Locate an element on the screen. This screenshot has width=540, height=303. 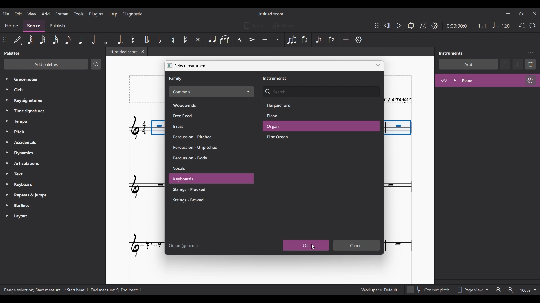
Minimize is located at coordinates (508, 13).